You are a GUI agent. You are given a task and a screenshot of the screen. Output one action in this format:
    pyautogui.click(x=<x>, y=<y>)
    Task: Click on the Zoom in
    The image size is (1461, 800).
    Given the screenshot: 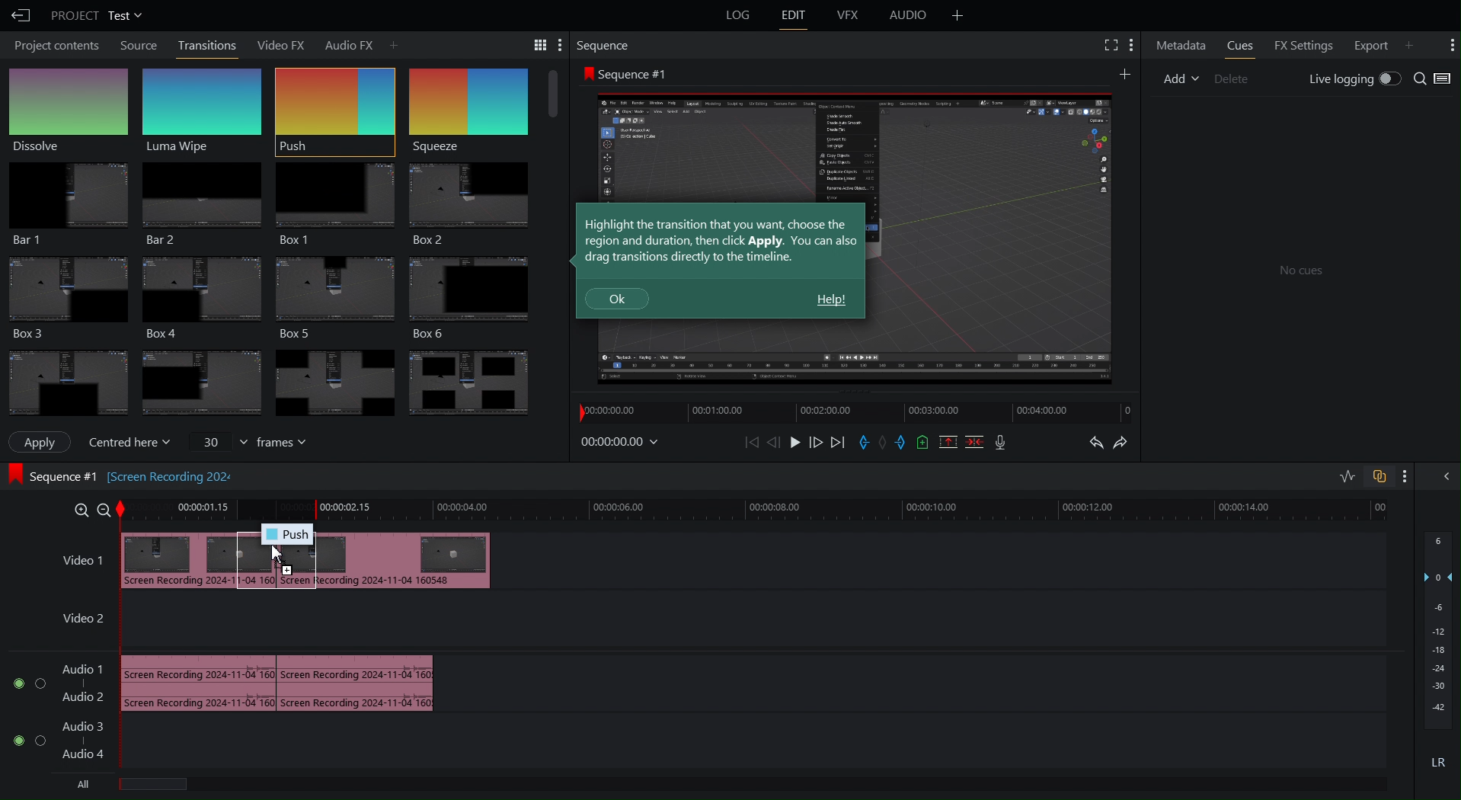 What is the action you would take?
    pyautogui.click(x=76, y=509)
    